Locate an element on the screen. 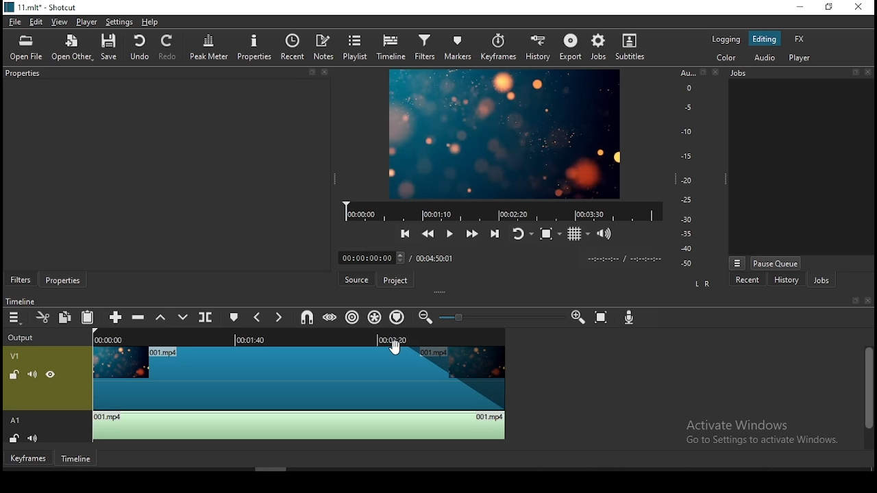 The height and width of the screenshot is (493, 877). keyframes is located at coordinates (498, 45).